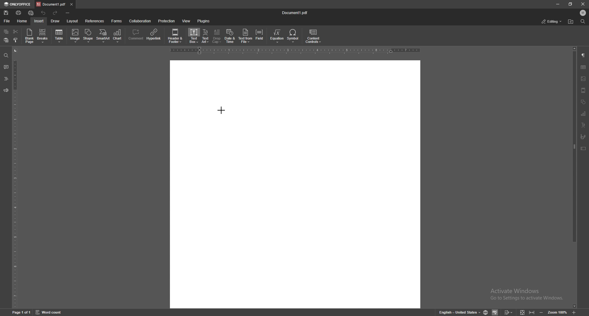 This screenshot has width=589, height=316. What do you see at coordinates (6, 56) in the screenshot?
I see `find` at bounding box center [6, 56].